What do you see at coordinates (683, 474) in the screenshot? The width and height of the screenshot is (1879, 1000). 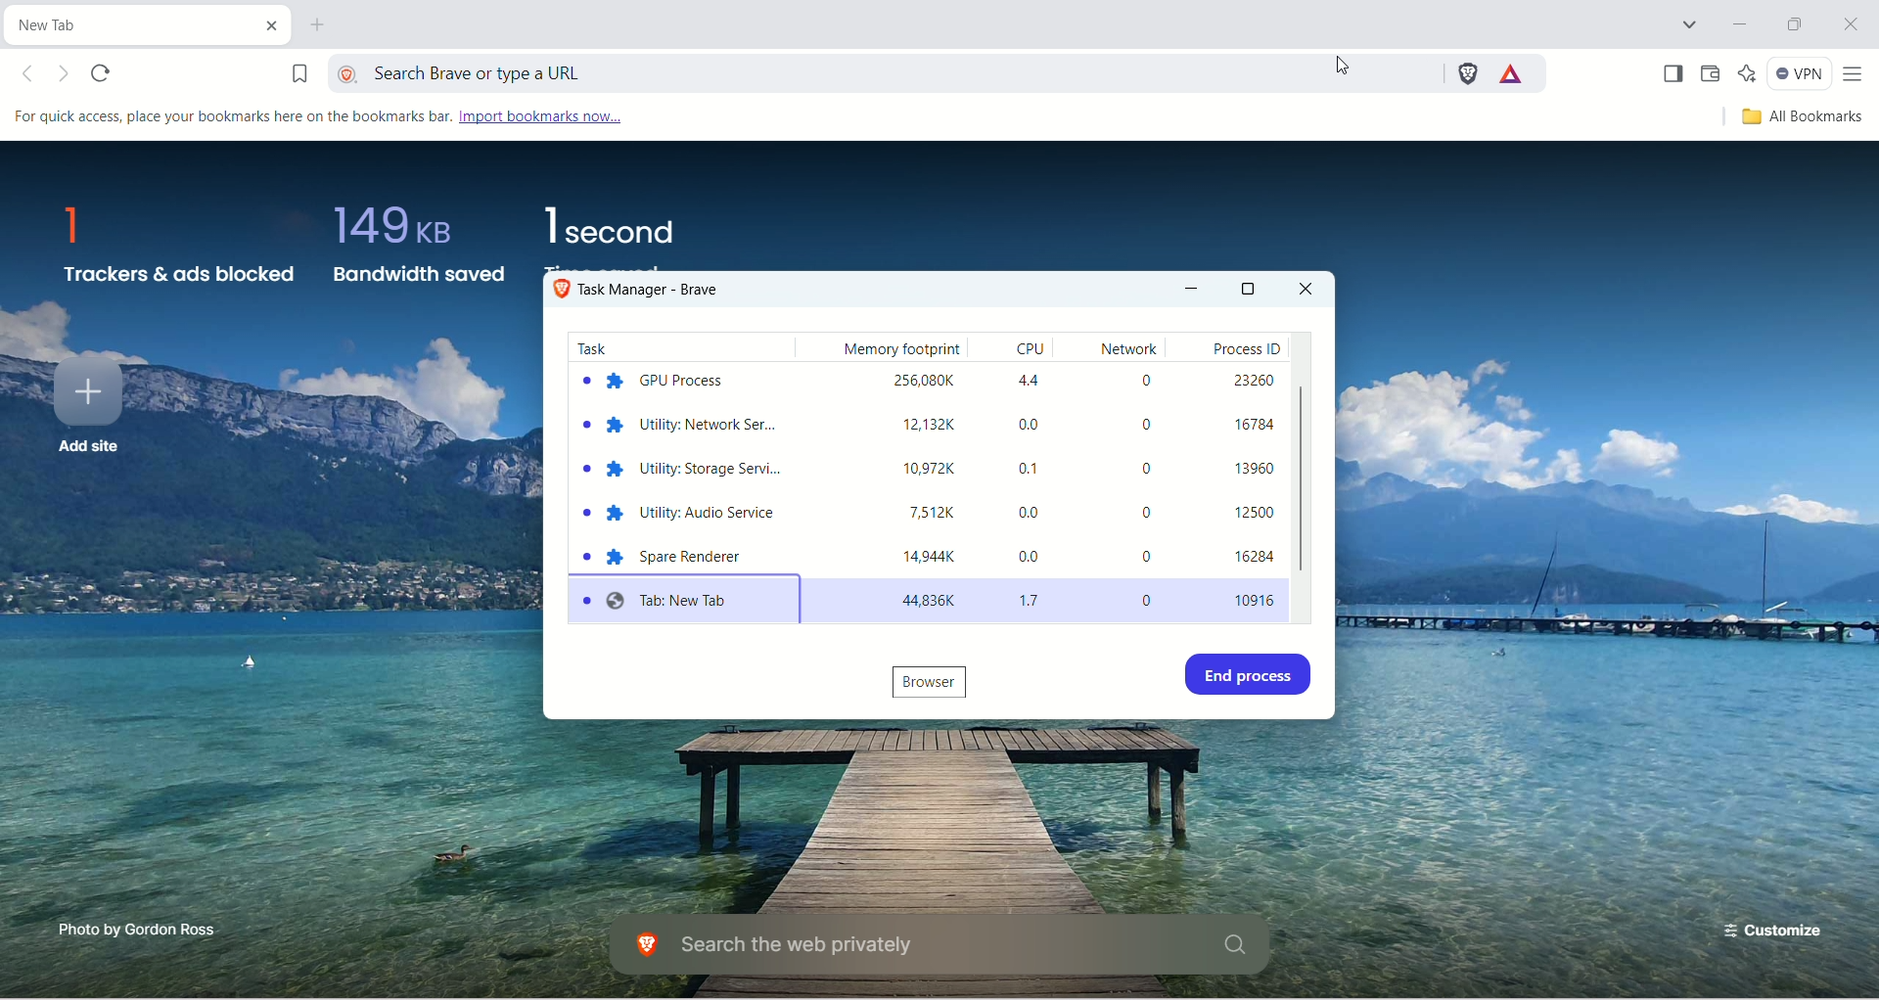 I see `utility-storage` at bounding box center [683, 474].